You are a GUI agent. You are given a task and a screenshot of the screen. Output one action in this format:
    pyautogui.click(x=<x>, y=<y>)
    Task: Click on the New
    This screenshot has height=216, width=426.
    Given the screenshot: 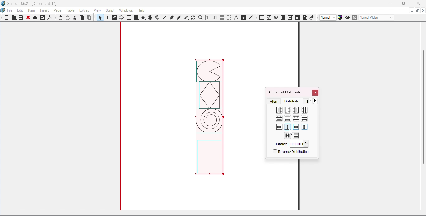 What is the action you would take?
    pyautogui.click(x=7, y=17)
    